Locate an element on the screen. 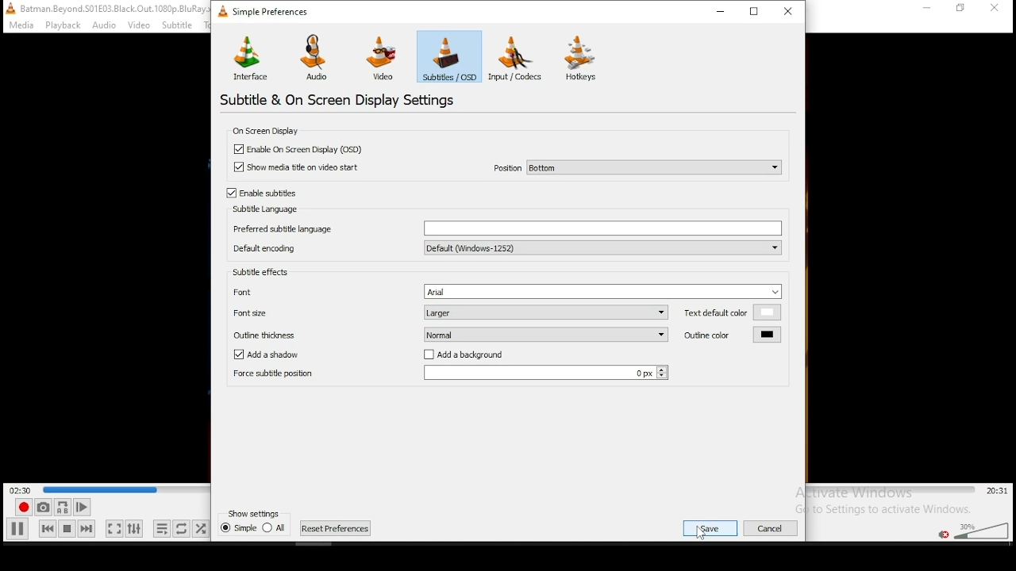 This screenshot has height=571, width=1016. video is located at coordinates (139, 26).